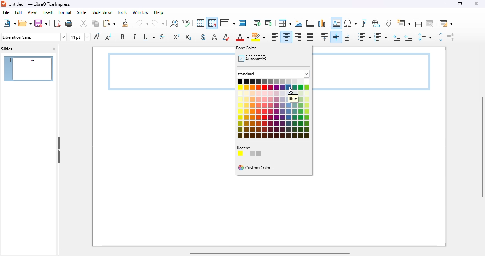 This screenshot has width=485, height=256. What do you see at coordinates (242, 23) in the screenshot?
I see `master slide` at bounding box center [242, 23].